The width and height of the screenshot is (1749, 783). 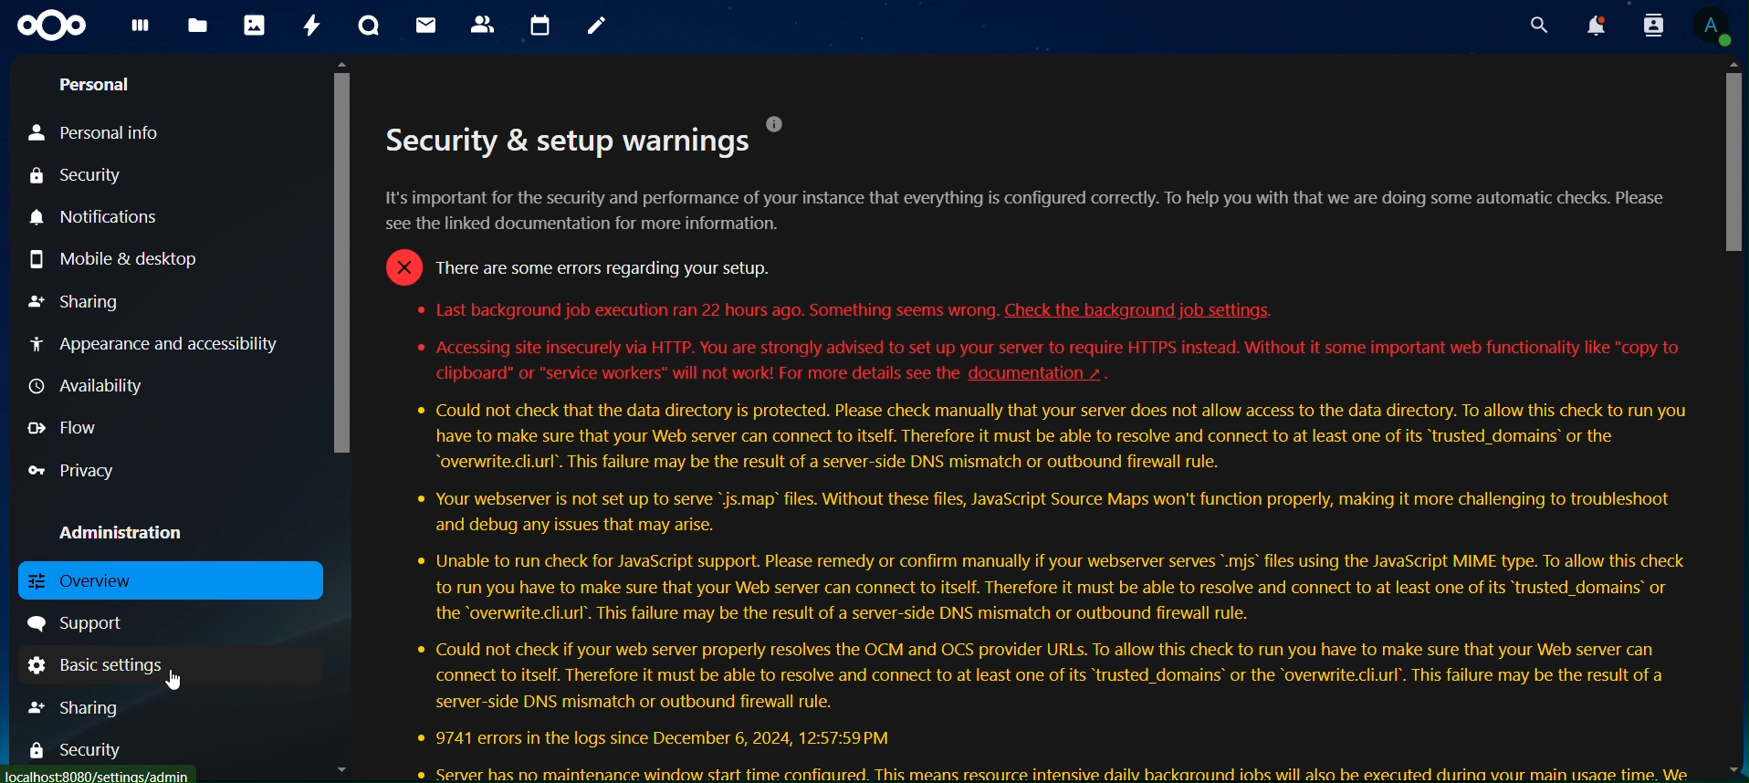 What do you see at coordinates (66, 427) in the screenshot?
I see `flow` at bounding box center [66, 427].